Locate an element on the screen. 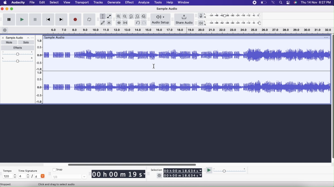 This screenshot has height=187, width=334. Recording level is located at coordinates (235, 16).